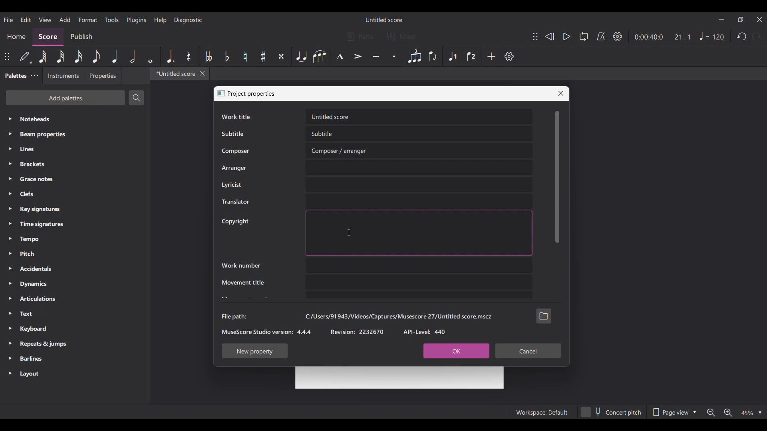 The height and width of the screenshot is (431, 767). What do you see at coordinates (281, 56) in the screenshot?
I see `Toggle double sharp` at bounding box center [281, 56].